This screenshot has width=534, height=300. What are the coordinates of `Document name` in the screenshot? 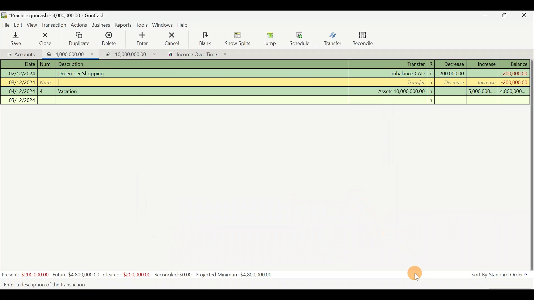 It's located at (53, 14).